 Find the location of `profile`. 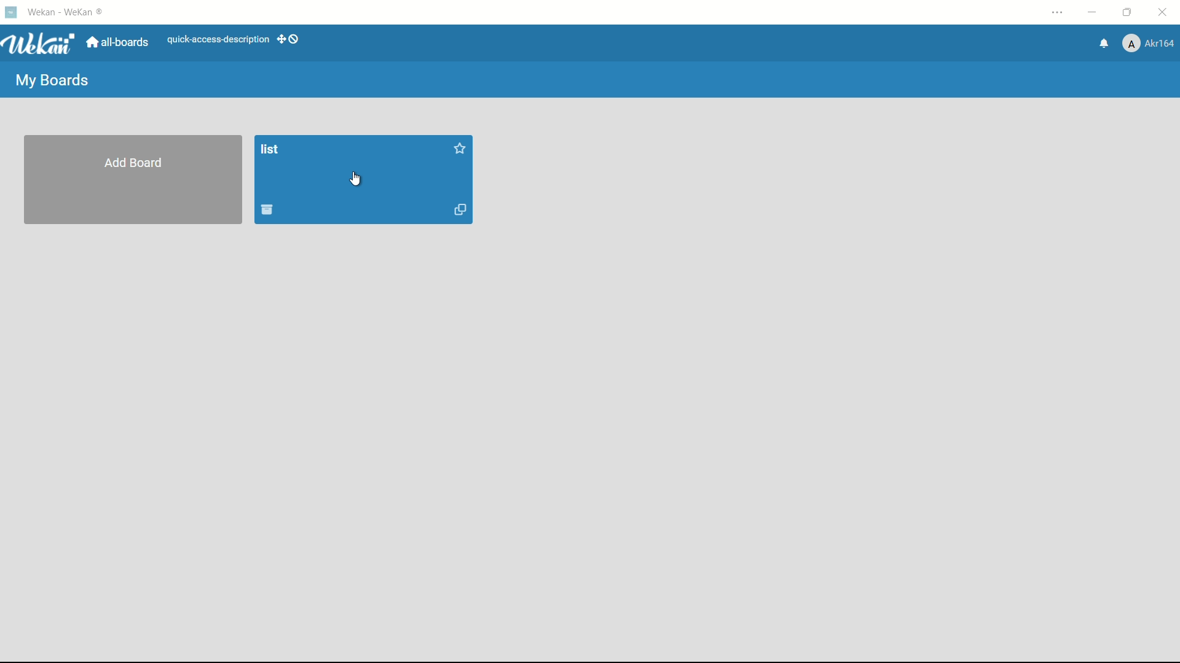

profile is located at coordinates (1150, 42).